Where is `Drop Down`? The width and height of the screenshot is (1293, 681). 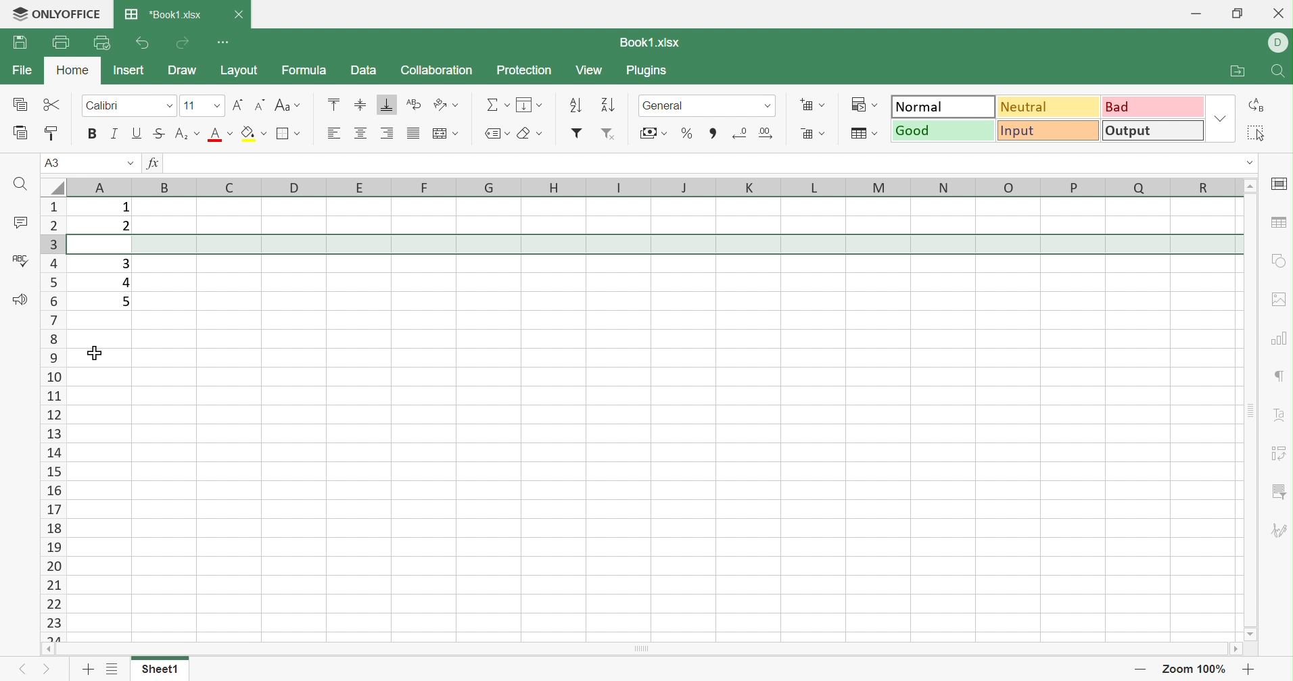 Drop Down is located at coordinates (456, 132).